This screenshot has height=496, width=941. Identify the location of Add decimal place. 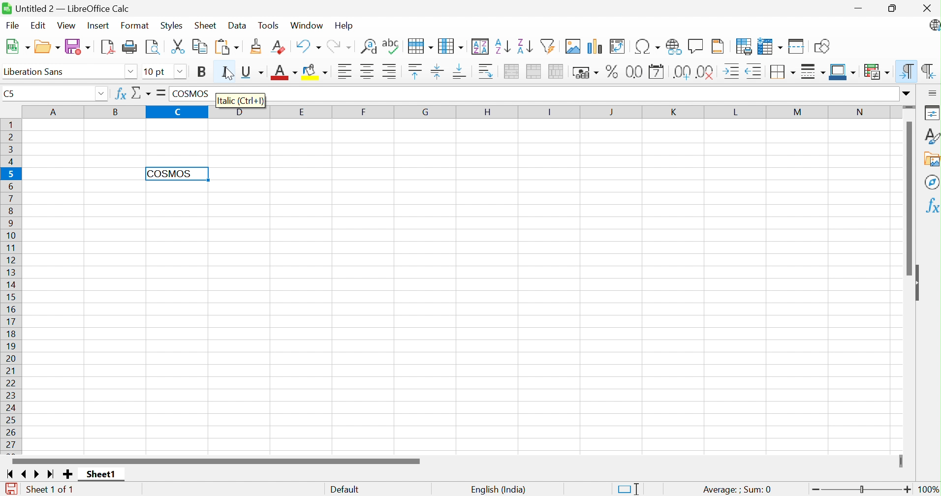
(682, 72).